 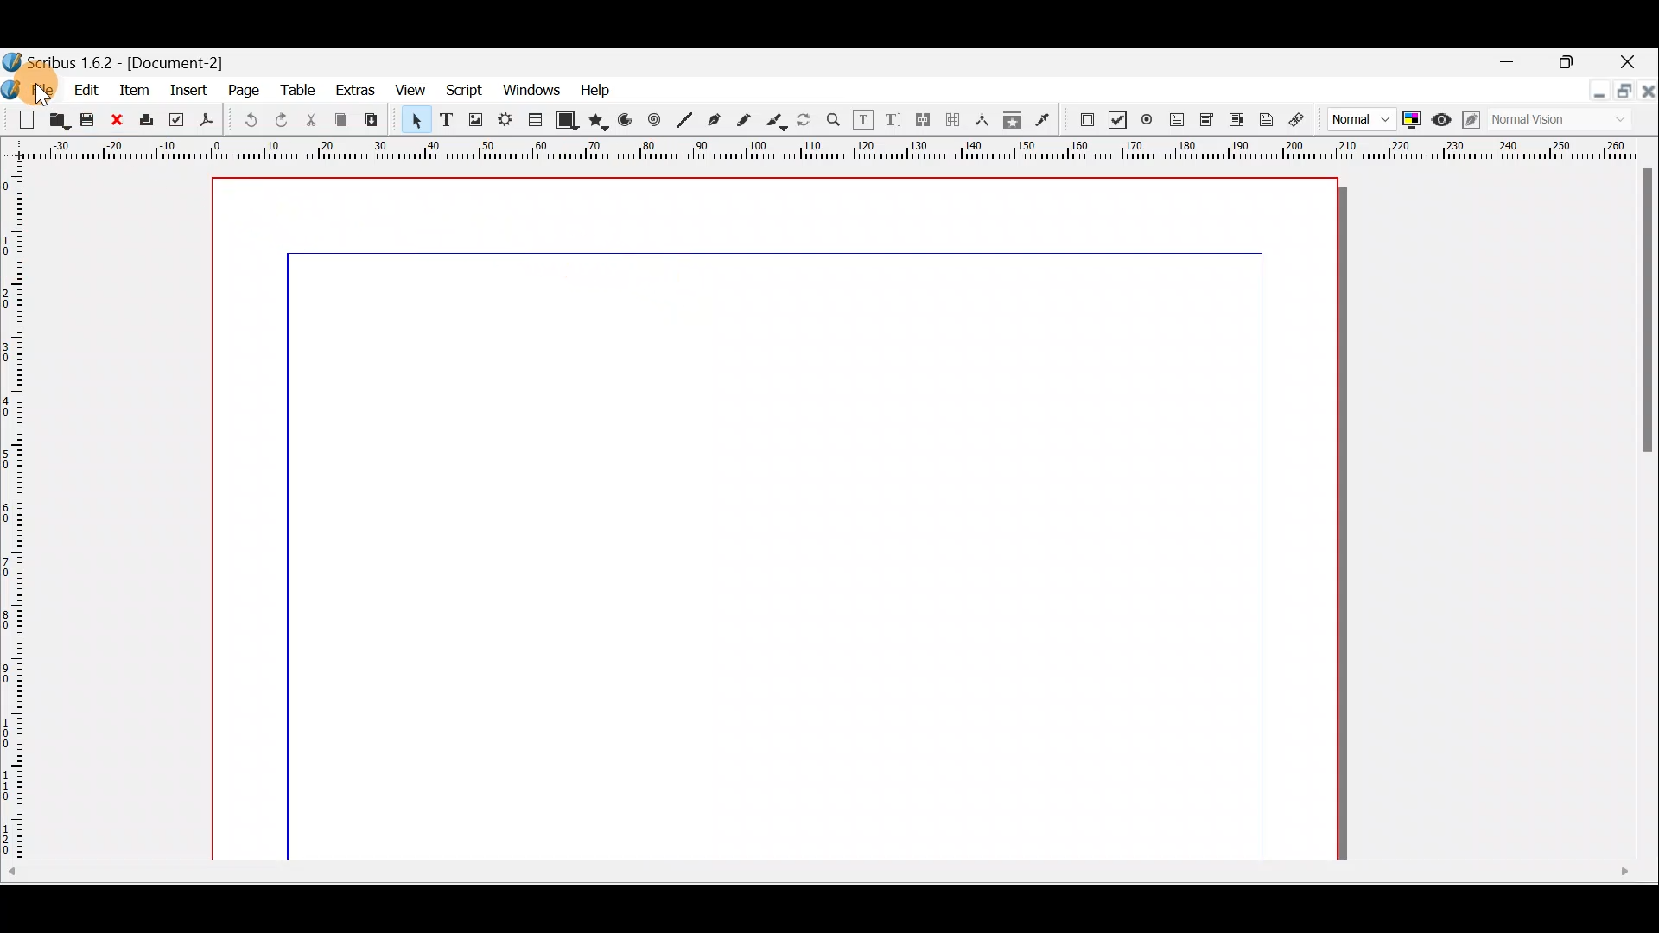 I want to click on Windows, so click(x=535, y=92).